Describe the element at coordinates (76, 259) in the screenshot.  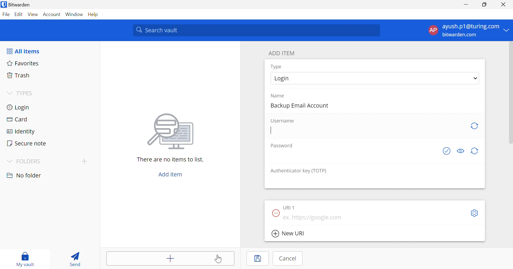
I see `Send` at that location.